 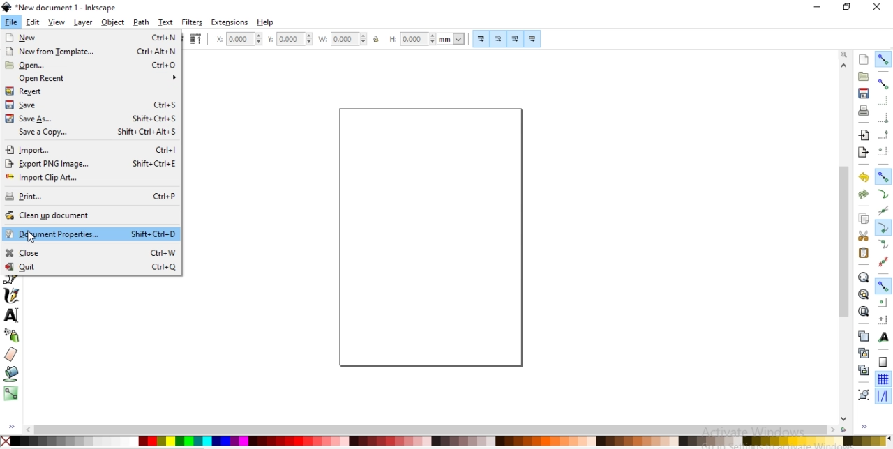 What do you see at coordinates (862, 178) in the screenshot?
I see `undo` at bounding box center [862, 178].